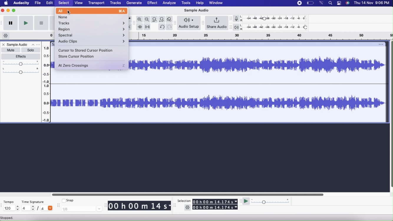 The image size is (393, 221). What do you see at coordinates (4, 45) in the screenshot?
I see `Close` at bounding box center [4, 45].